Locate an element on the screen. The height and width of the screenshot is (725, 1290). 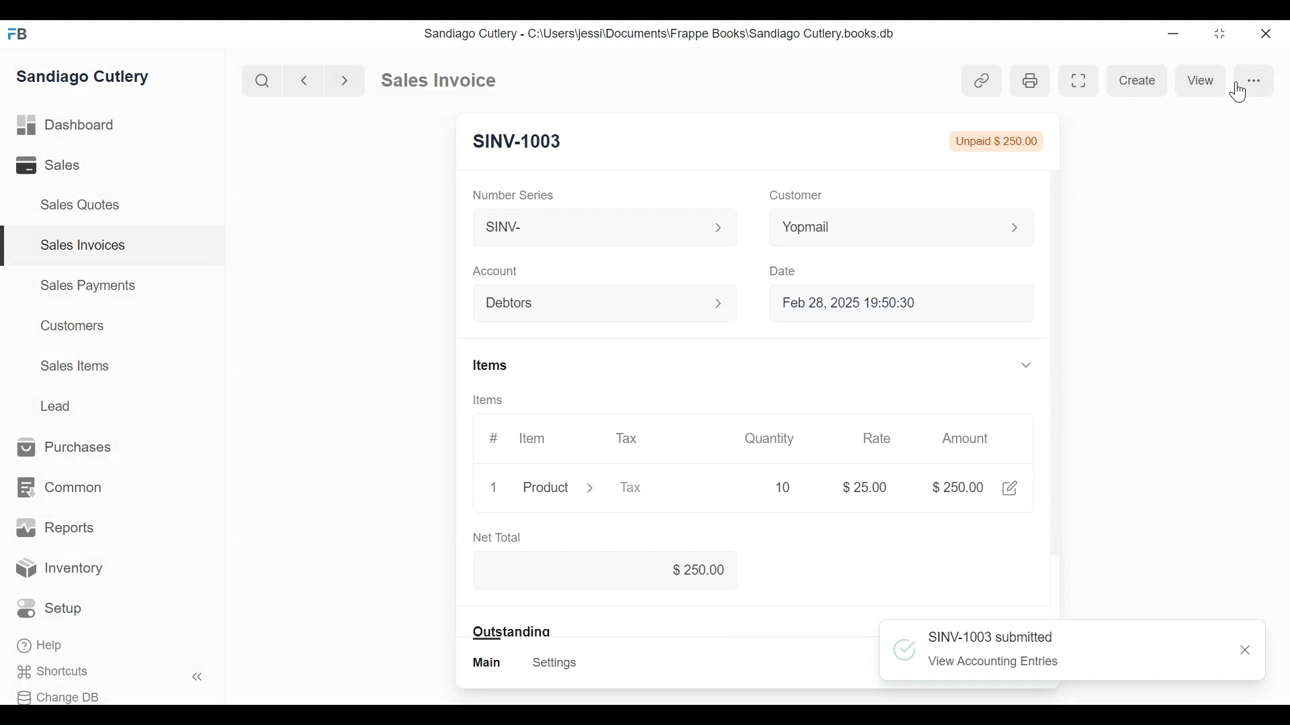
Purchases is located at coordinates (71, 448).